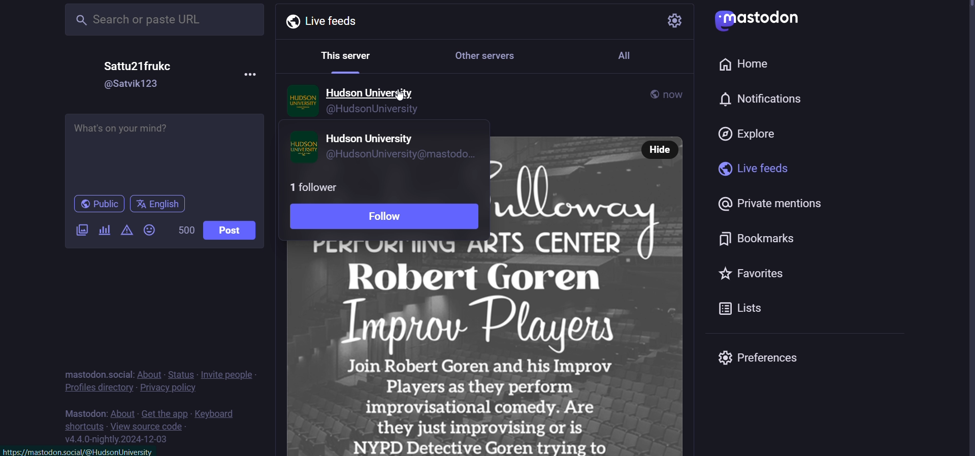  I want to click on shortcuts, so click(83, 426).